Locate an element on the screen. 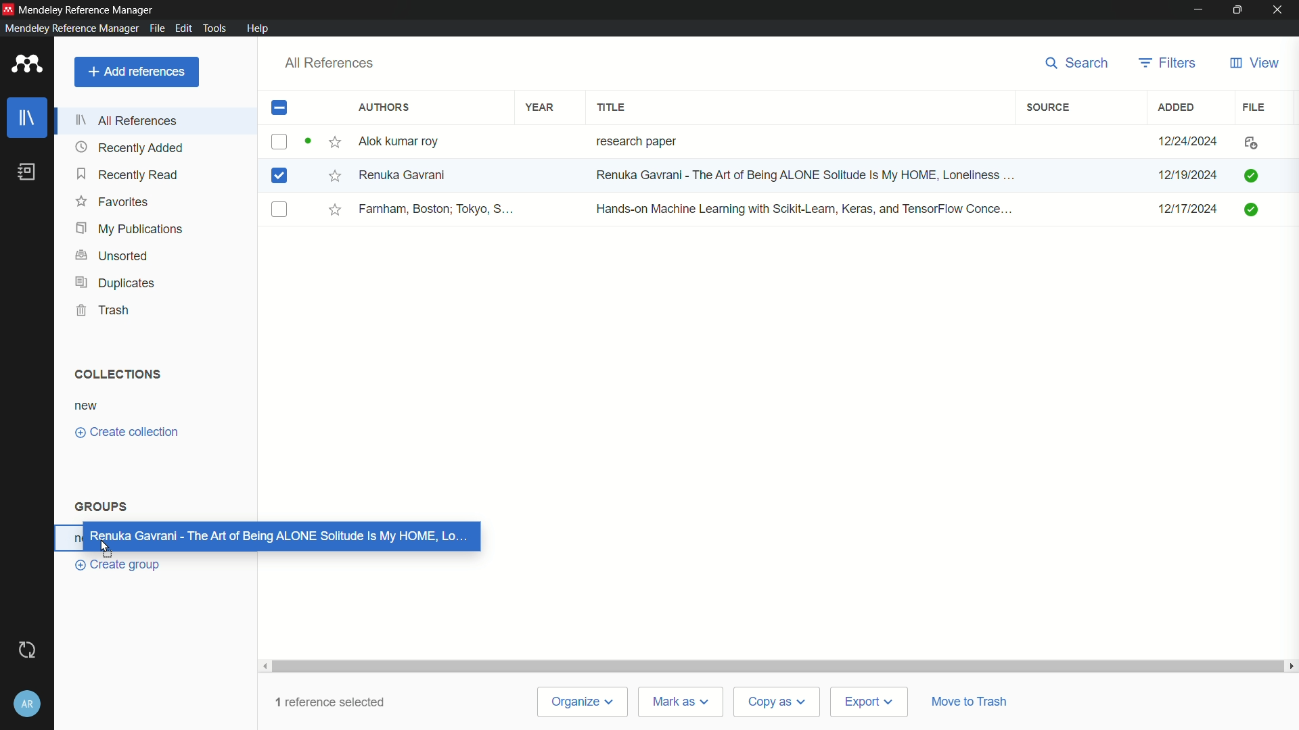 This screenshot has width=1299, height=730. Renuka Gavrani is located at coordinates (403, 174).